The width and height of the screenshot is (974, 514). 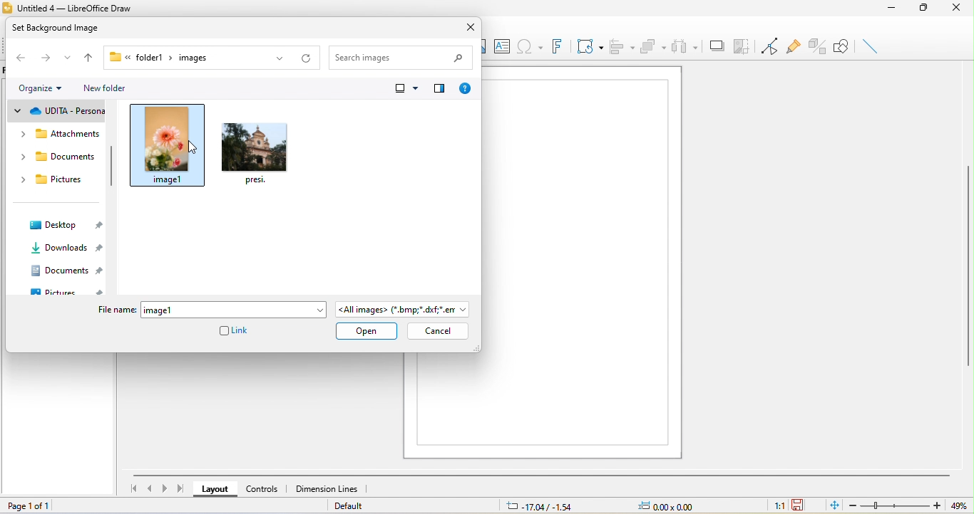 What do you see at coordinates (543, 505) in the screenshot?
I see `-17.04/-1.54` at bounding box center [543, 505].